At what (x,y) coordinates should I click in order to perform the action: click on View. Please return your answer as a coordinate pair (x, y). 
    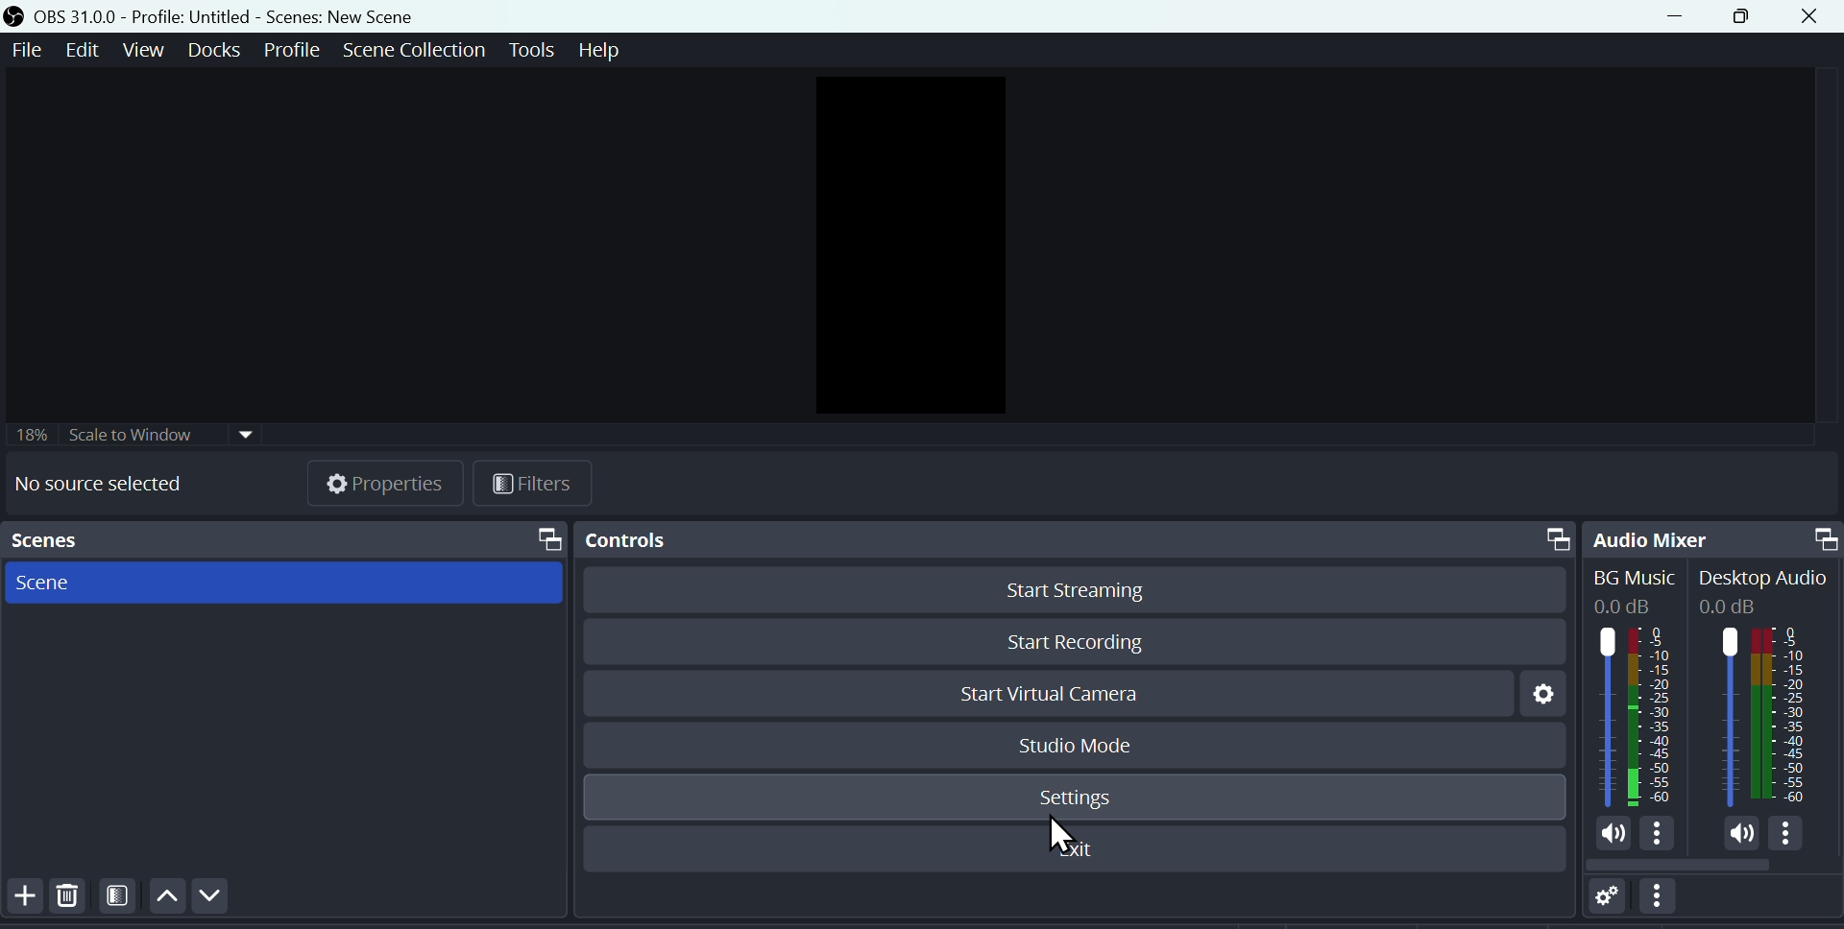
    Looking at the image, I should click on (142, 50).